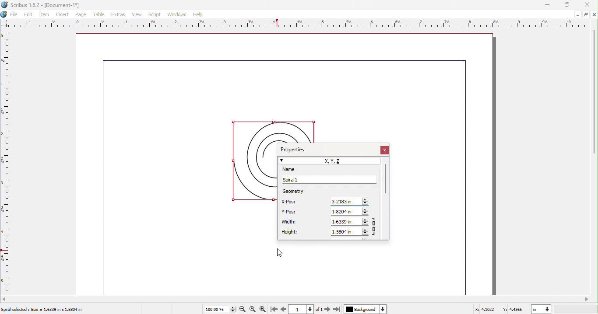  I want to click on decrease zoom , so click(232, 312).